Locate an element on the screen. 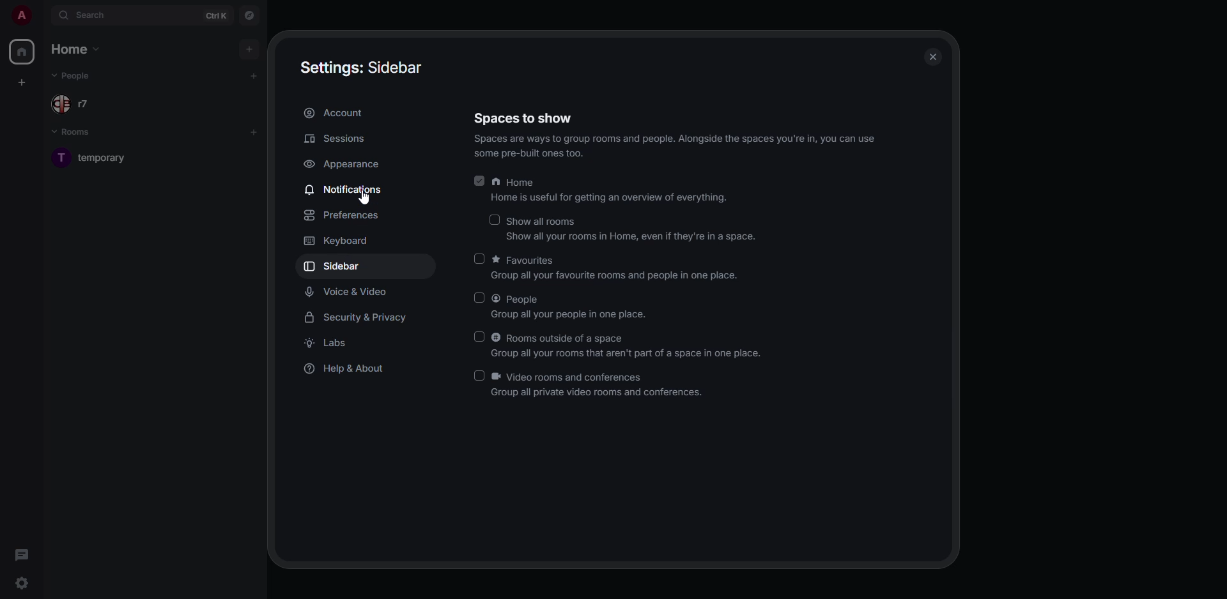  ctrl K is located at coordinates (217, 16).